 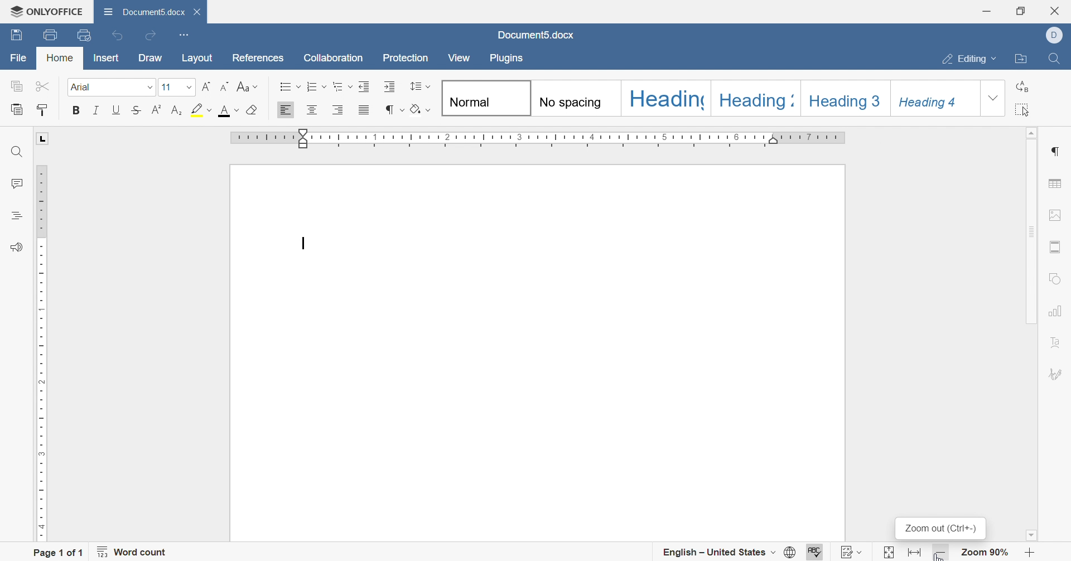 What do you see at coordinates (536, 137) in the screenshot?
I see `ruler` at bounding box center [536, 137].